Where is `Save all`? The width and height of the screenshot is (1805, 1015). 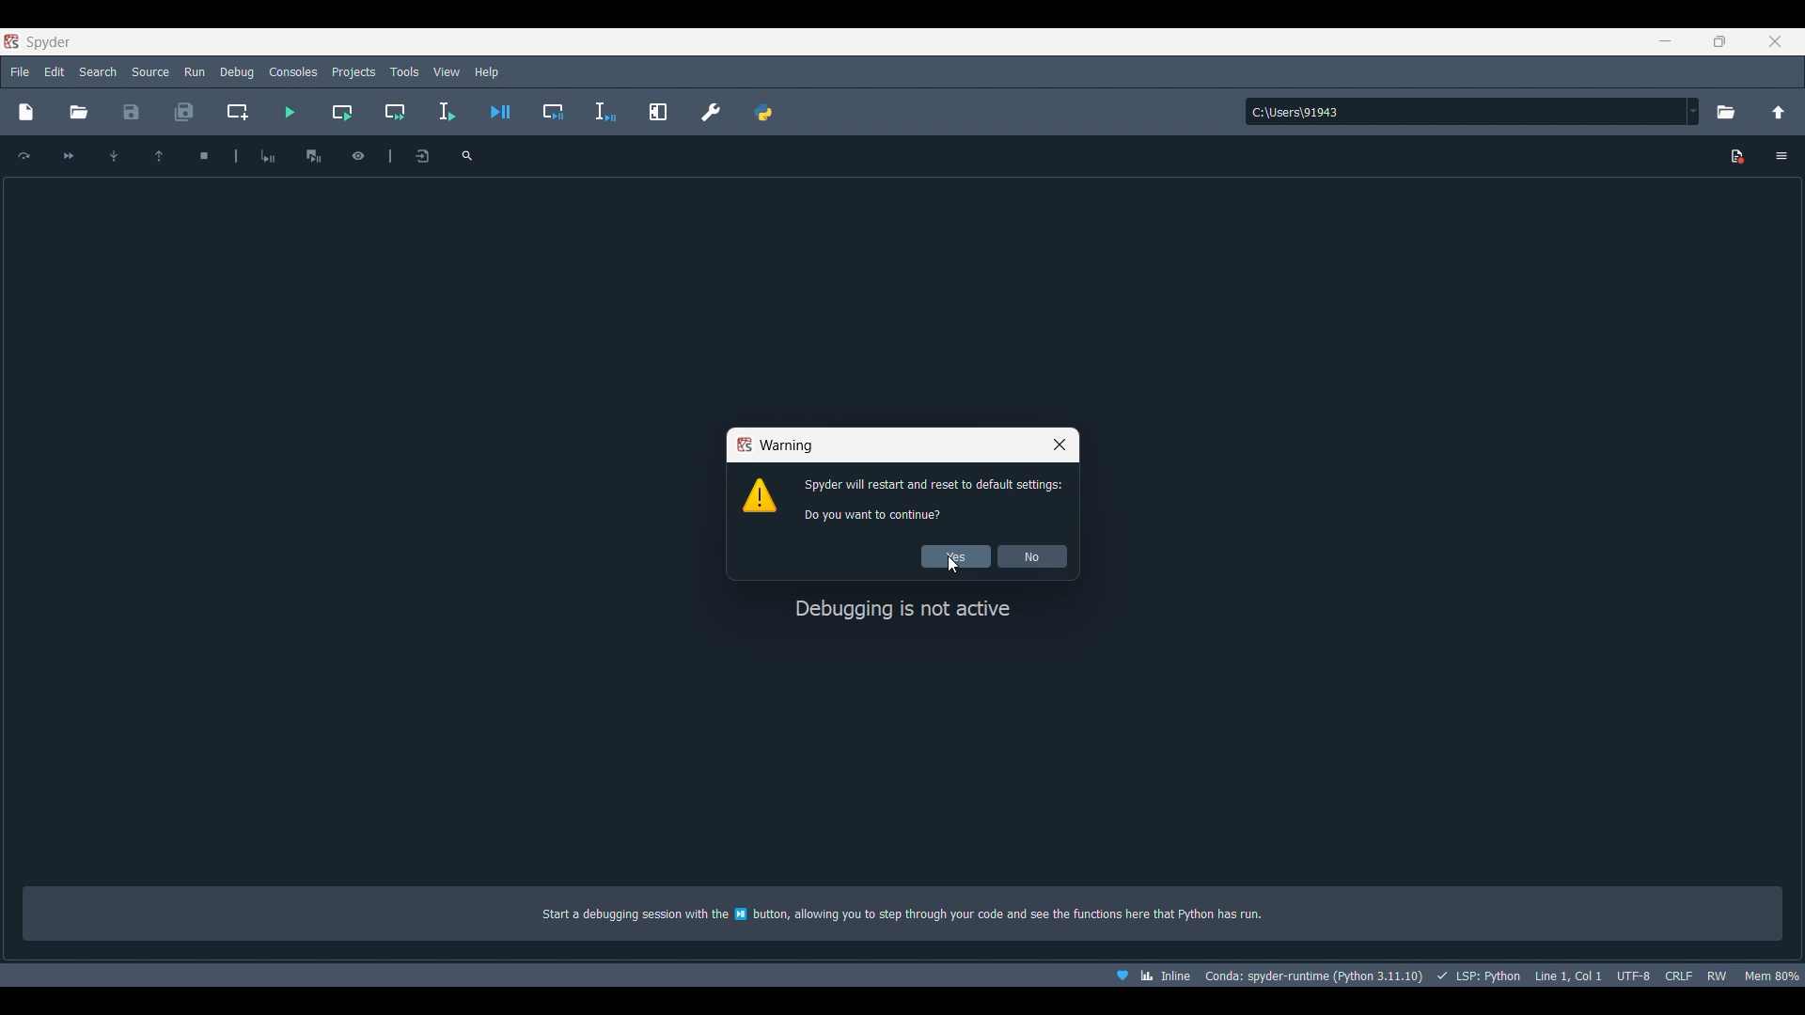 Save all is located at coordinates (184, 112).